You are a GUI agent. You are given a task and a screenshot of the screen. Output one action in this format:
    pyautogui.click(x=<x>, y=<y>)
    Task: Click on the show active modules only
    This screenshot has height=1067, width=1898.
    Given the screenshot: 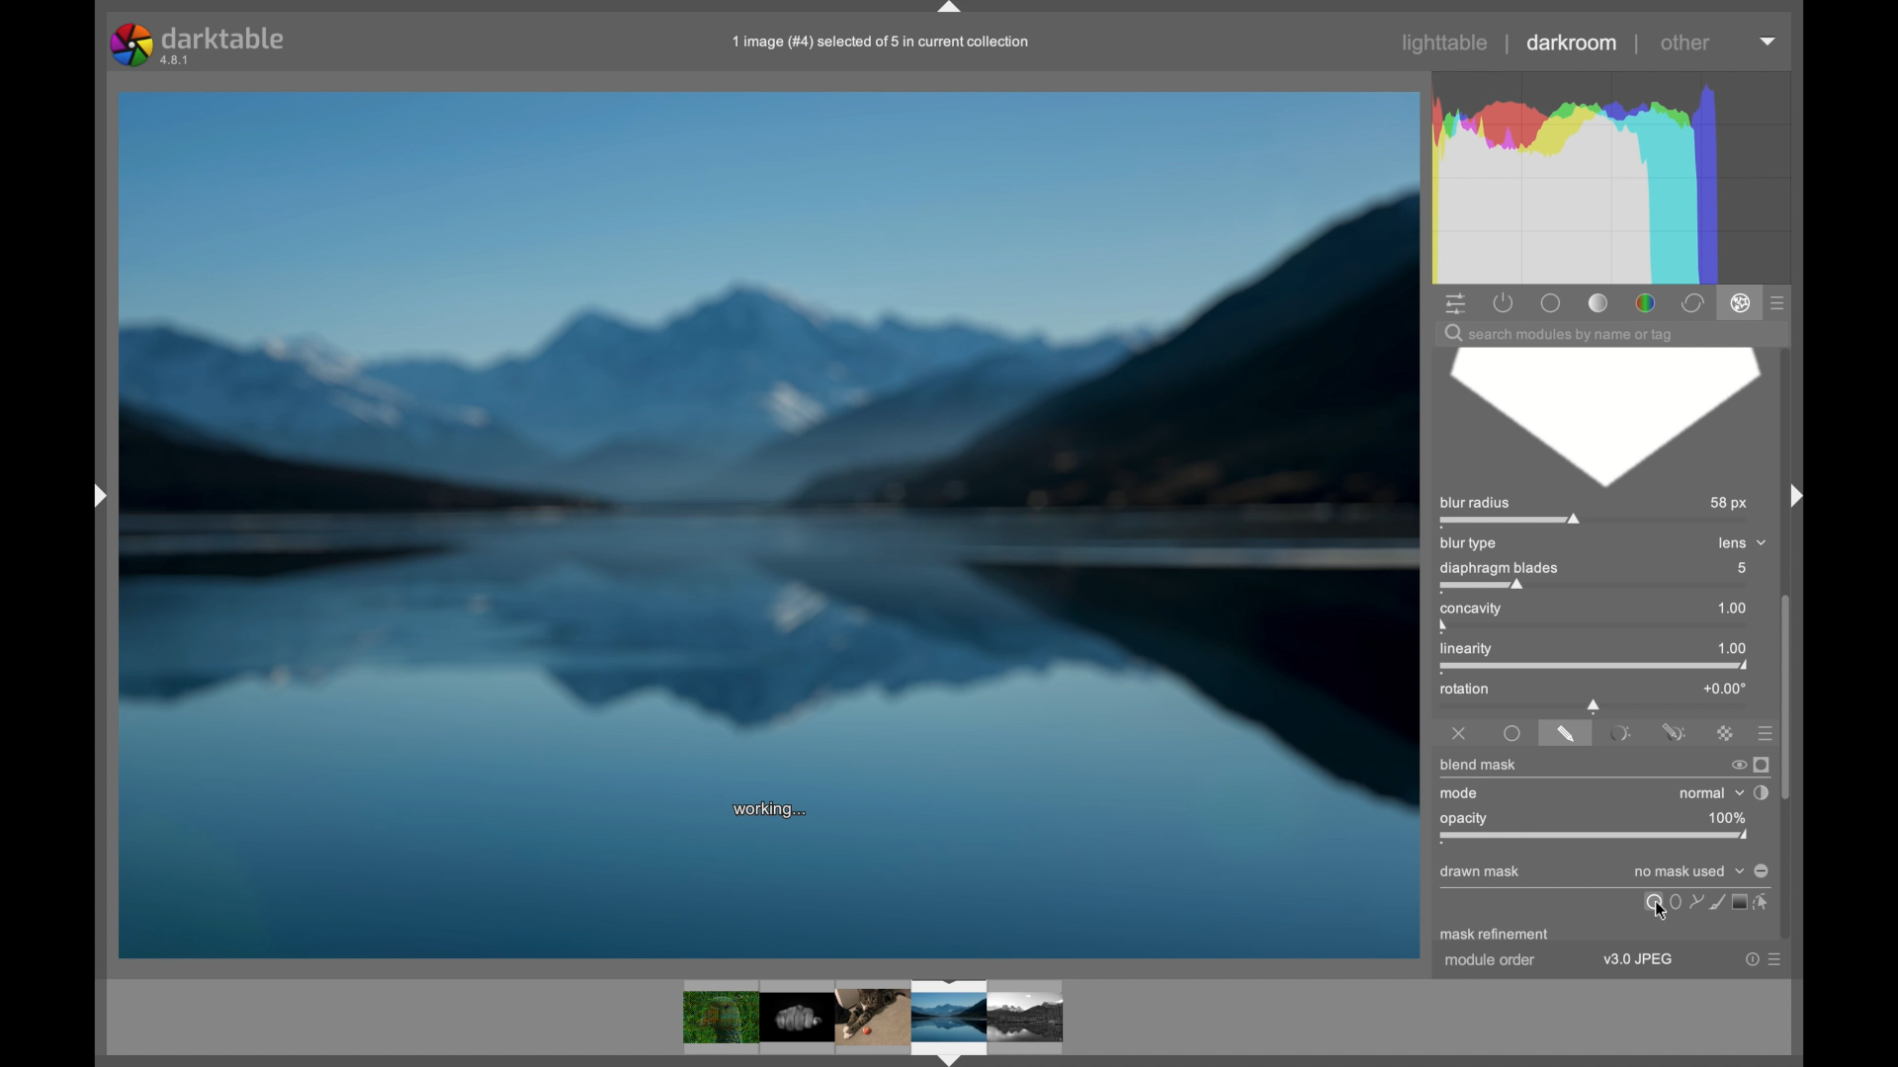 What is the action you would take?
    pyautogui.click(x=1503, y=302)
    